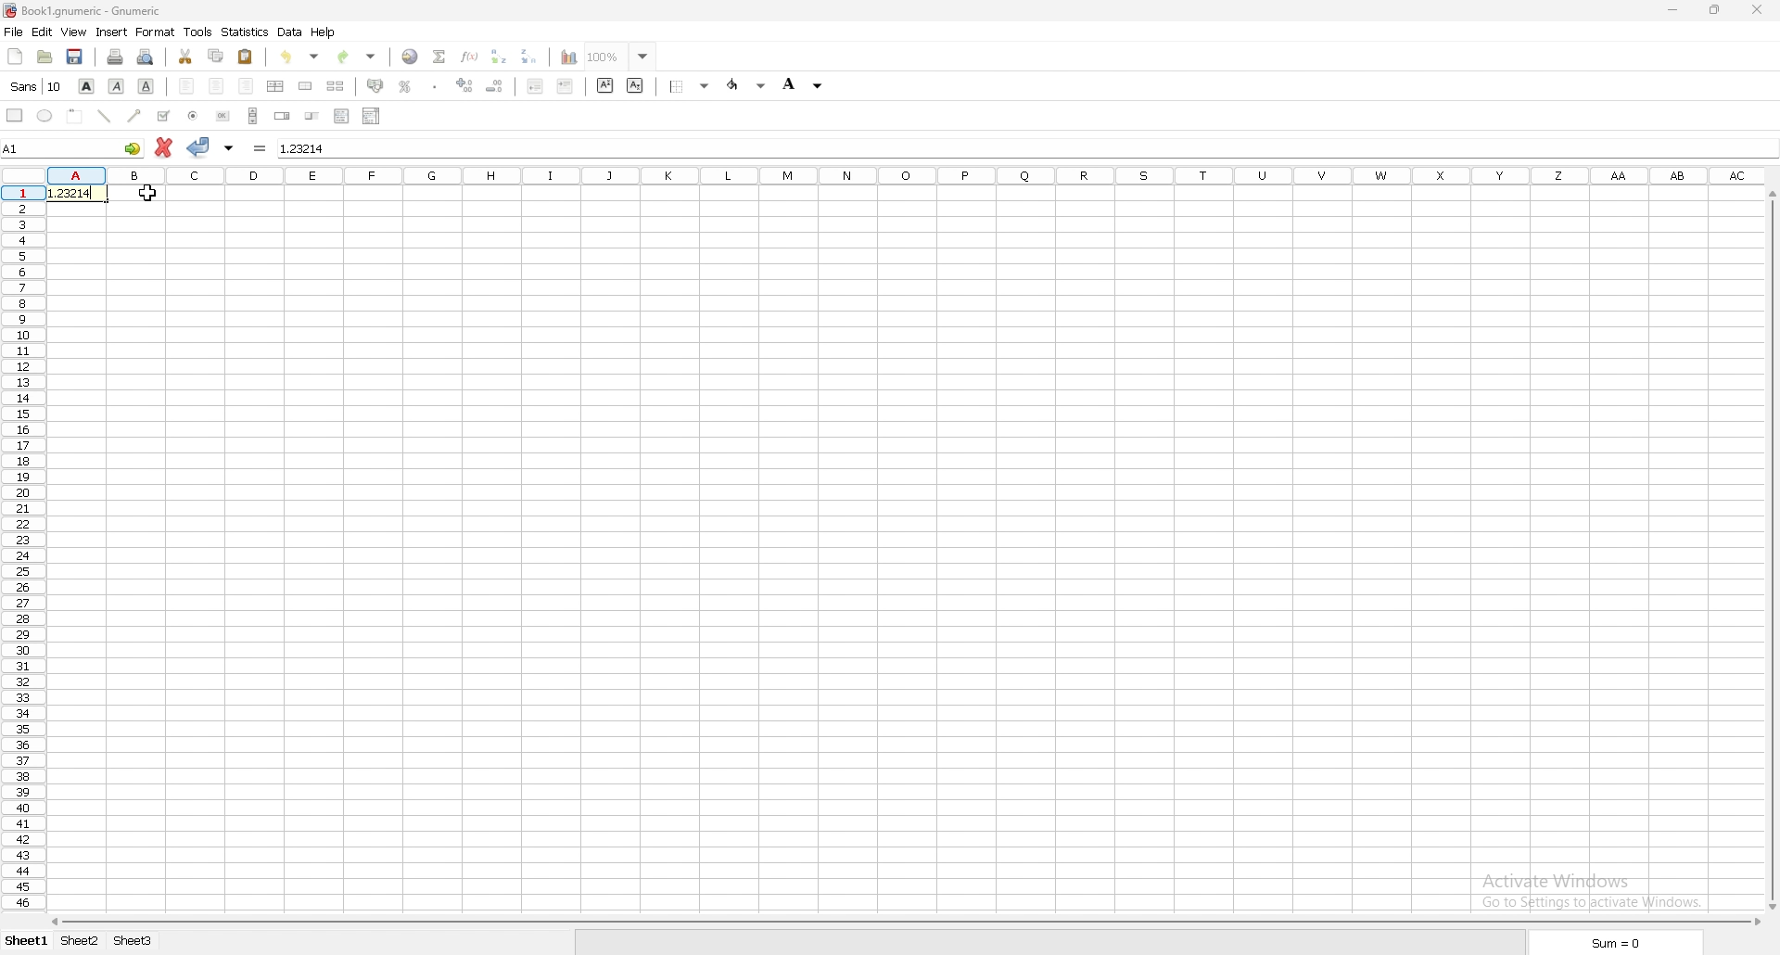 This screenshot has width=1780, height=955. I want to click on tools, so click(198, 32).